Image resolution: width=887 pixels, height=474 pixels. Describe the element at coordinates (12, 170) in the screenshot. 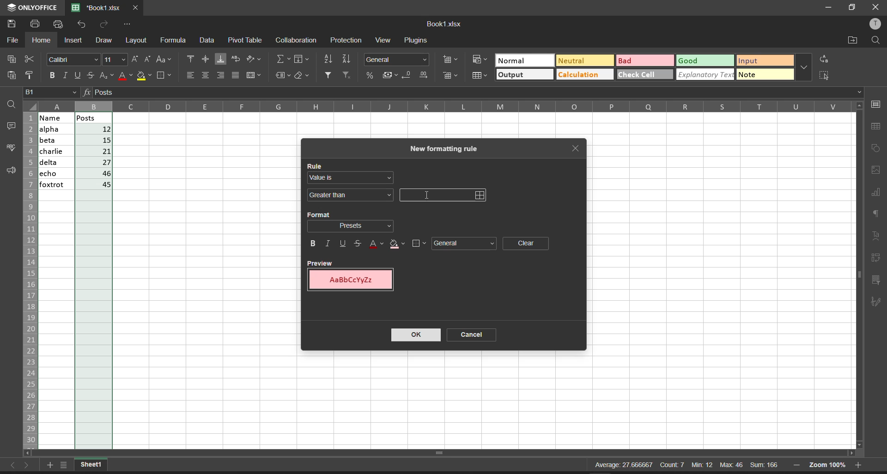

I see `support and feedback` at that location.